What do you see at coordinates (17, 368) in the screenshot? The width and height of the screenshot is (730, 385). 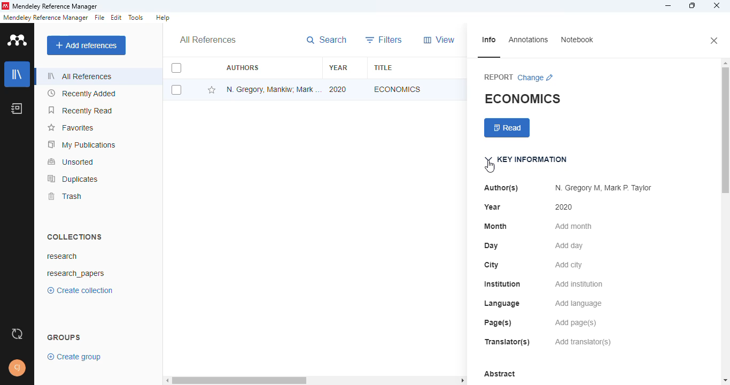 I see `profile` at bounding box center [17, 368].